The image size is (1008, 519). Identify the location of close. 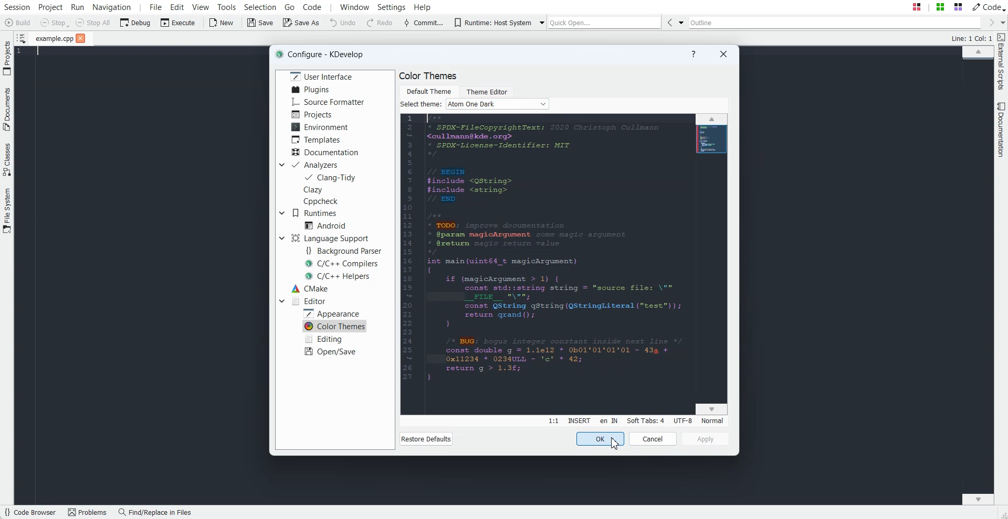
(81, 39).